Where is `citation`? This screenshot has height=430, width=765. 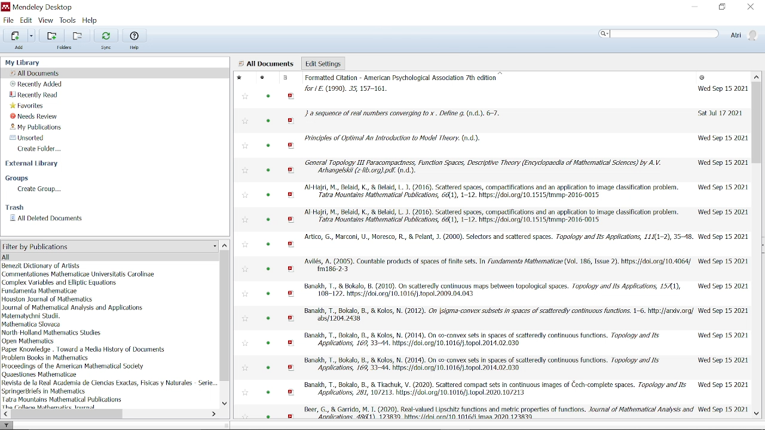
citation is located at coordinates (495, 291).